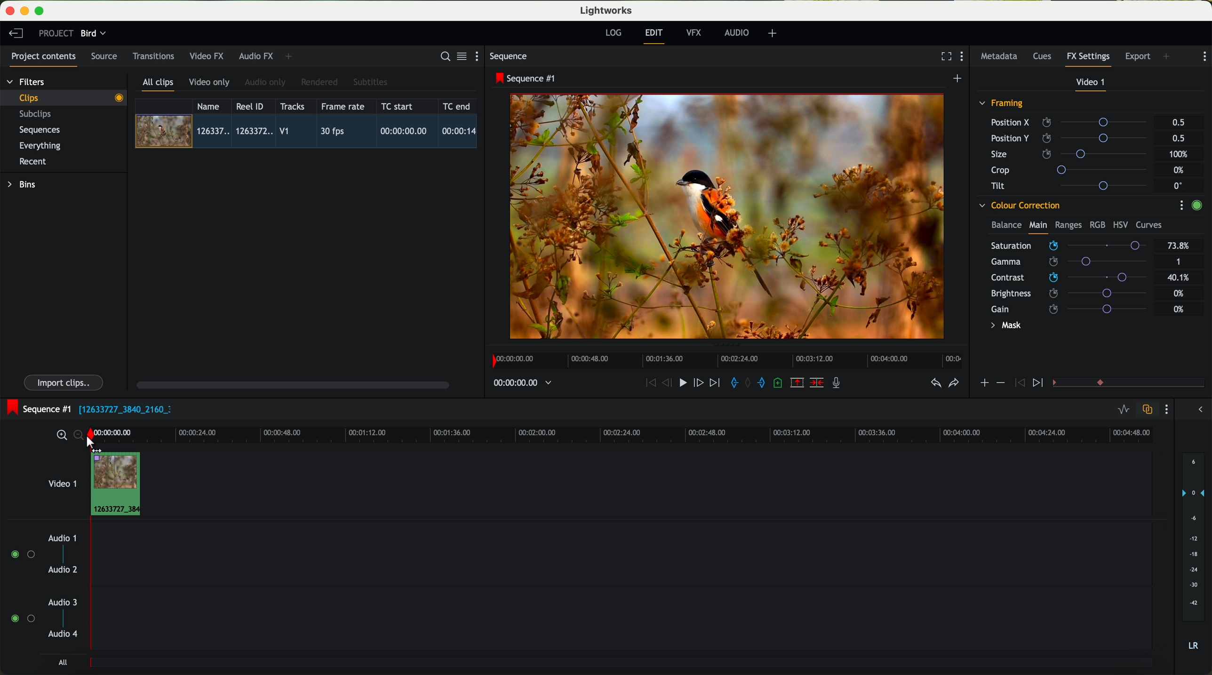  I want to click on add a cue at the current position, so click(779, 383).